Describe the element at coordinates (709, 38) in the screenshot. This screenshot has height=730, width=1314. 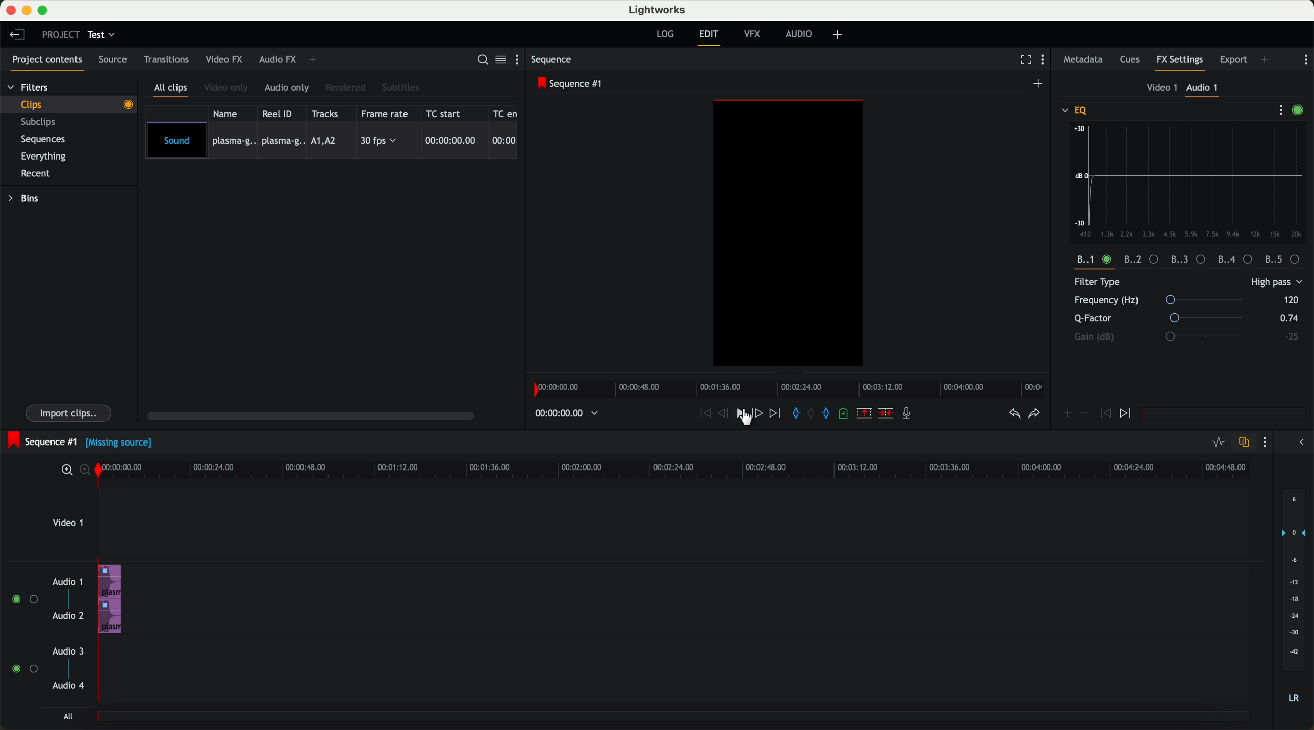
I see `exit` at that location.